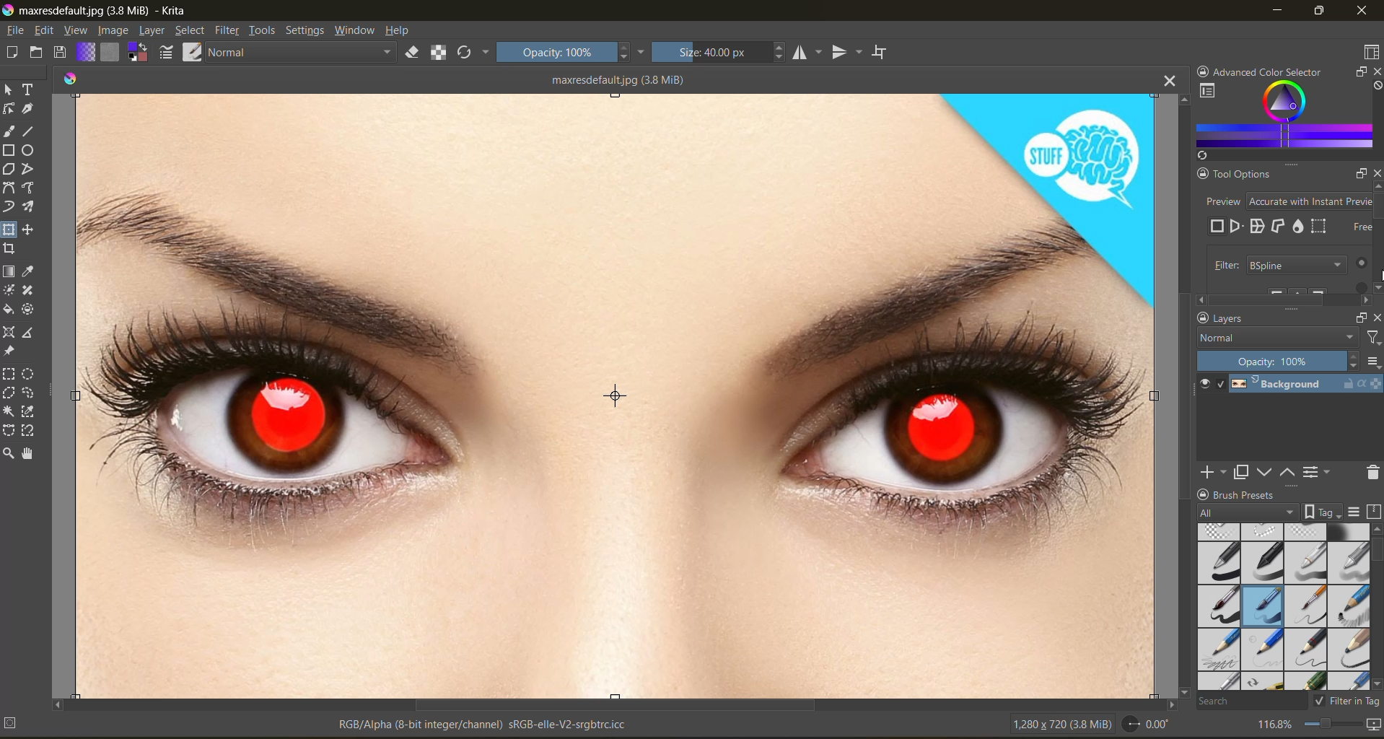 The height and width of the screenshot is (739, 1384). Describe the element at coordinates (1282, 299) in the screenshot. I see `scrollbar` at that location.